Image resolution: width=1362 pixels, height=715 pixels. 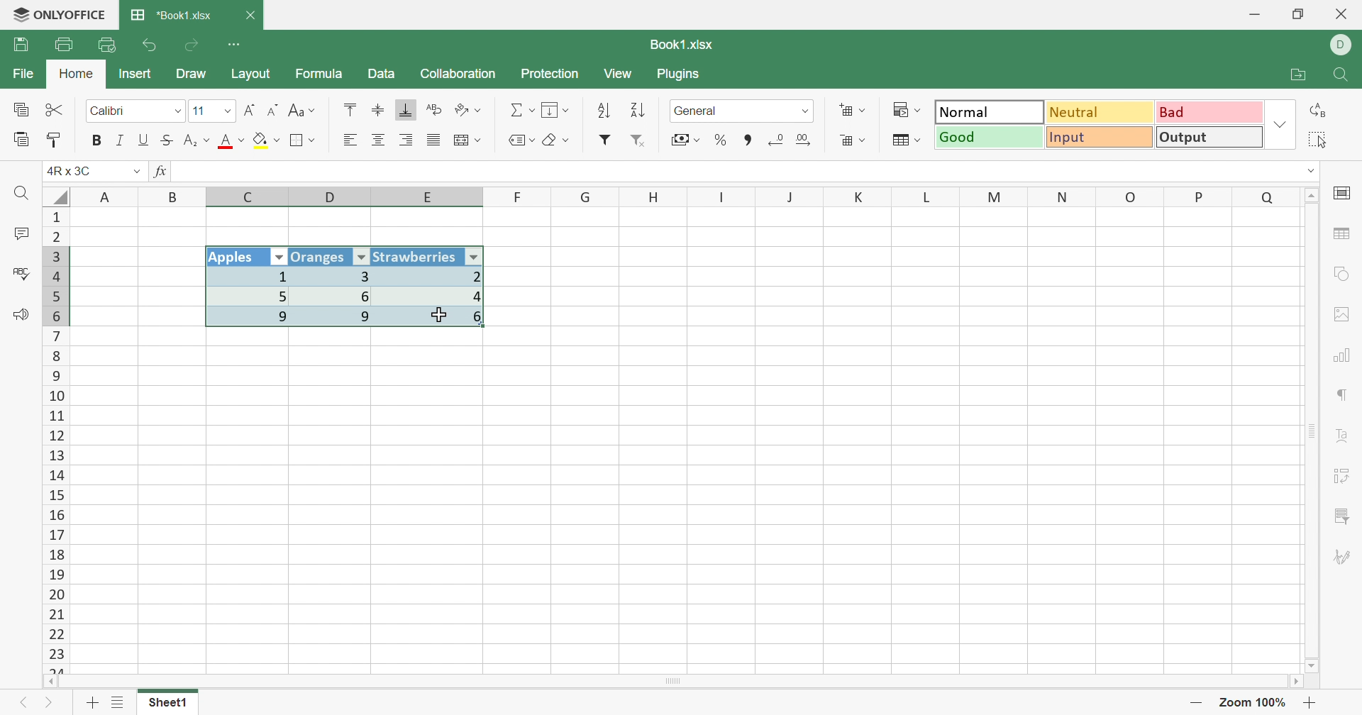 I want to click on D, so click(x=333, y=197).